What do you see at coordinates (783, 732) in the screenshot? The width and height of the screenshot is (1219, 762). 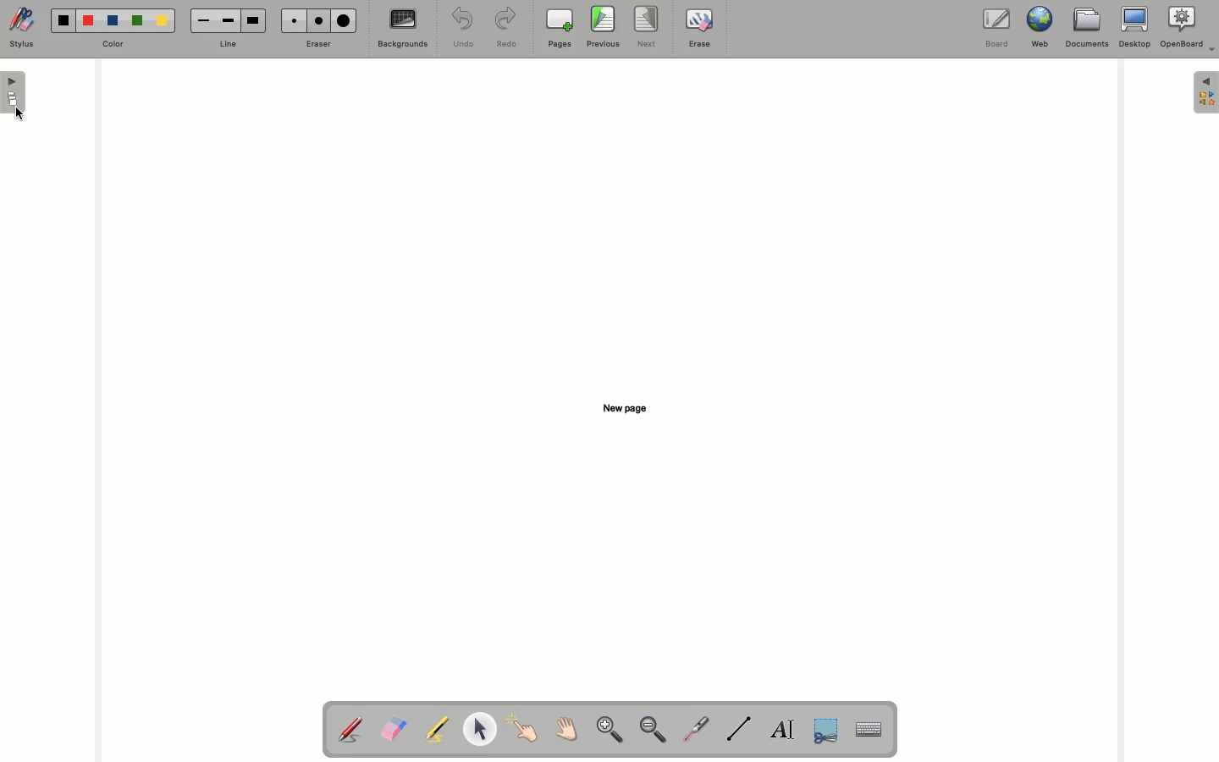 I see `Write text` at bounding box center [783, 732].